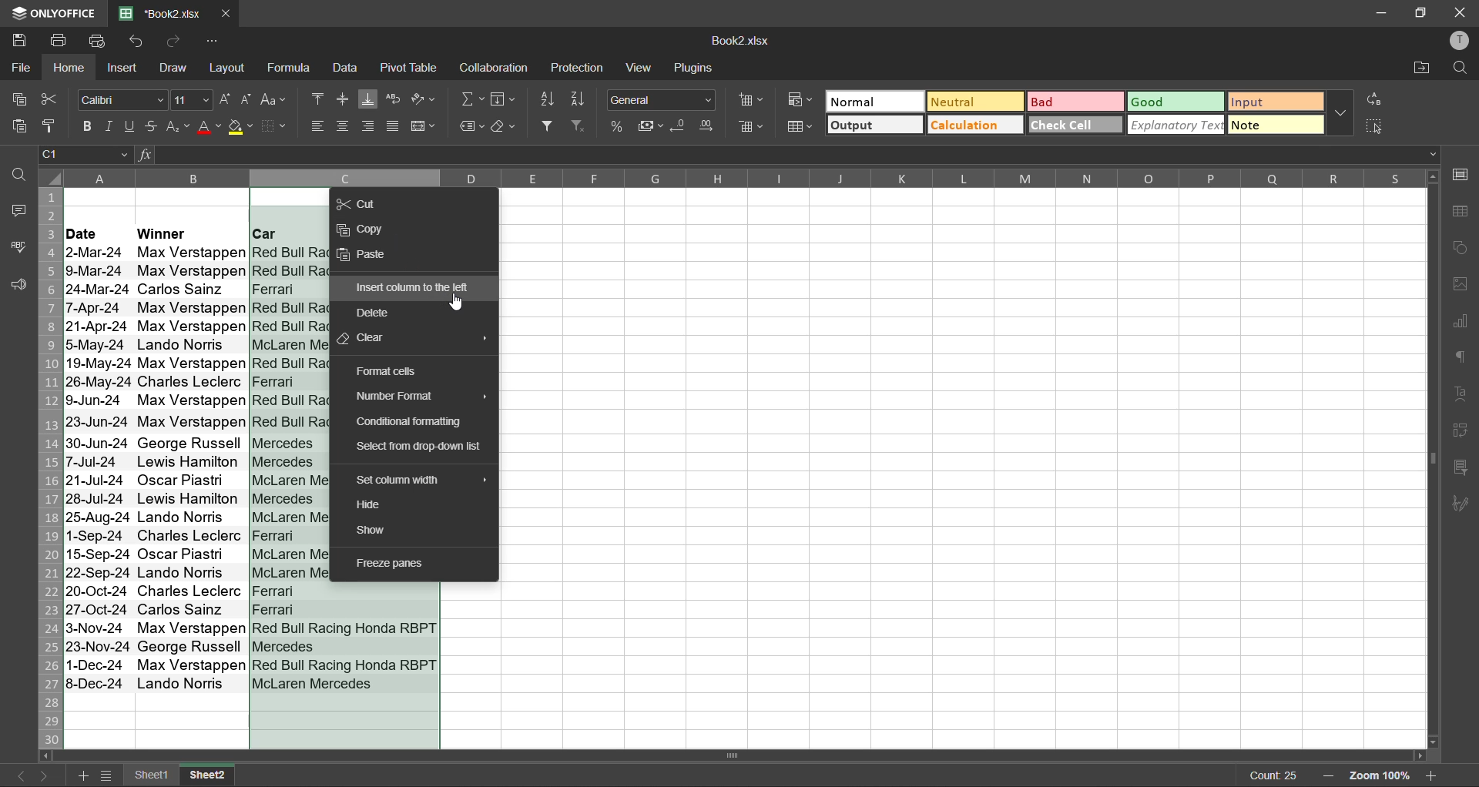 This screenshot has height=787, width=1479. Describe the element at coordinates (1337, 116) in the screenshot. I see `more options` at that location.